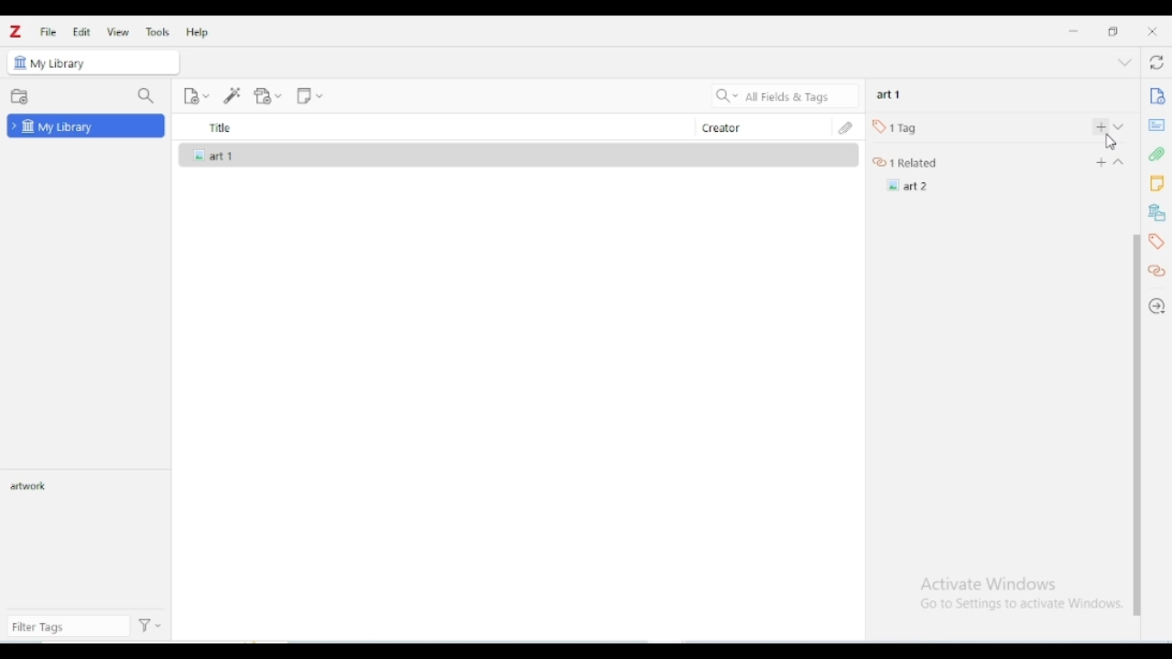  I want to click on Pointer Cursor, so click(1113, 145).